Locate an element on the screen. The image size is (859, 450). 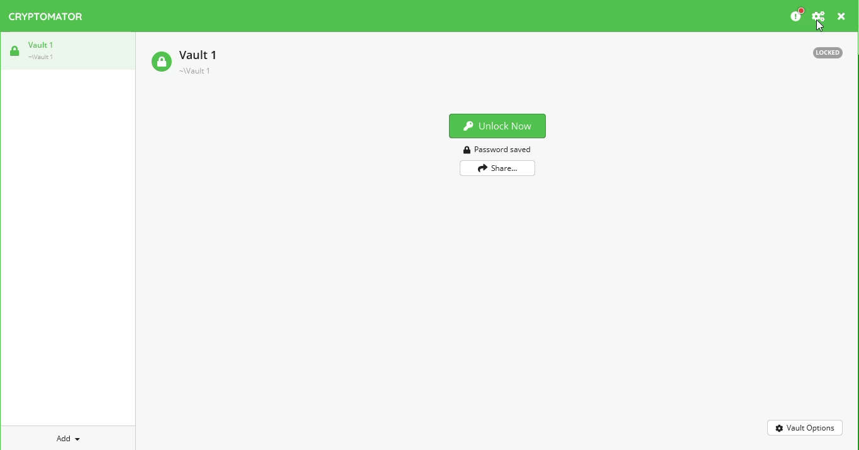
vault 1 is located at coordinates (190, 60).